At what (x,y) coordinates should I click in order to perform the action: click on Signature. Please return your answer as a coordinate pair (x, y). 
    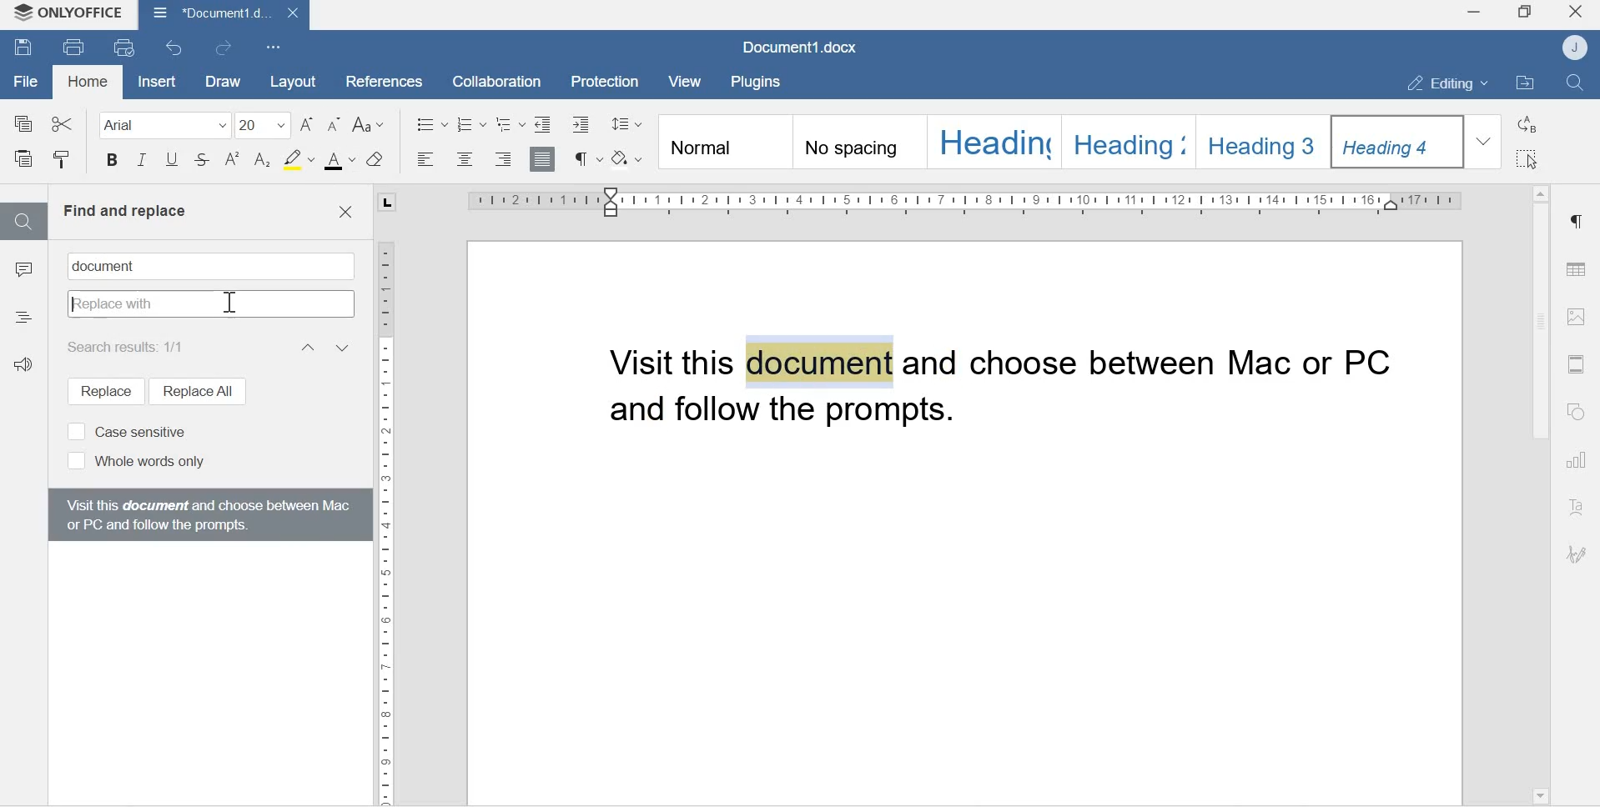
    Looking at the image, I should click on (1577, 555).